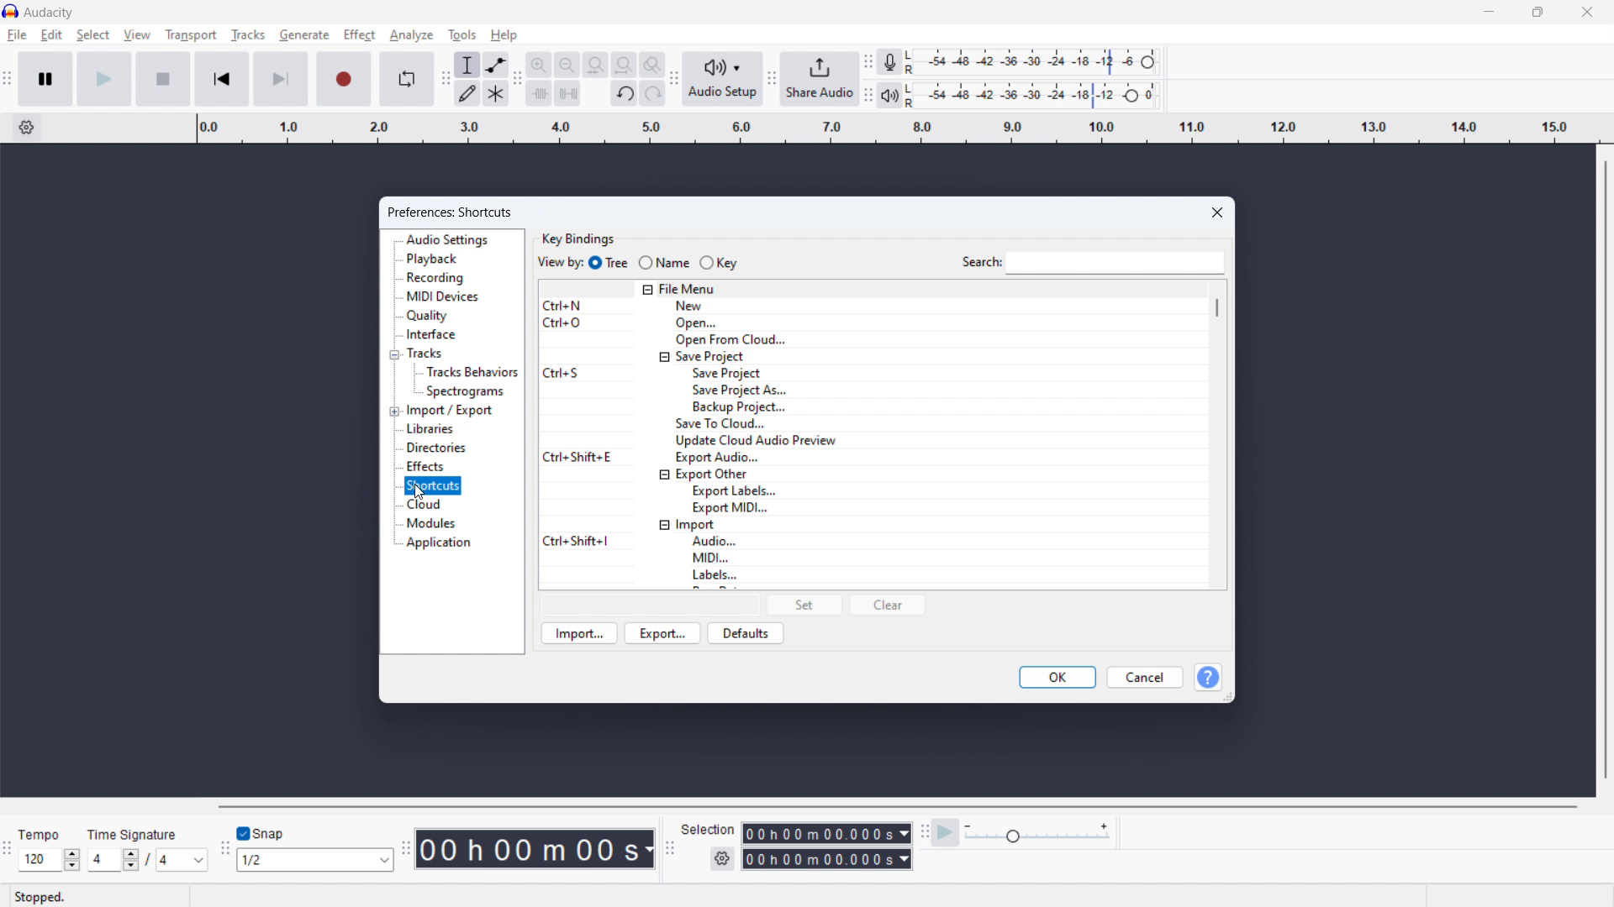 The width and height of the screenshot is (1614, 907). What do you see at coordinates (981, 261) in the screenshot?
I see `Indicates search bar` at bounding box center [981, 261].